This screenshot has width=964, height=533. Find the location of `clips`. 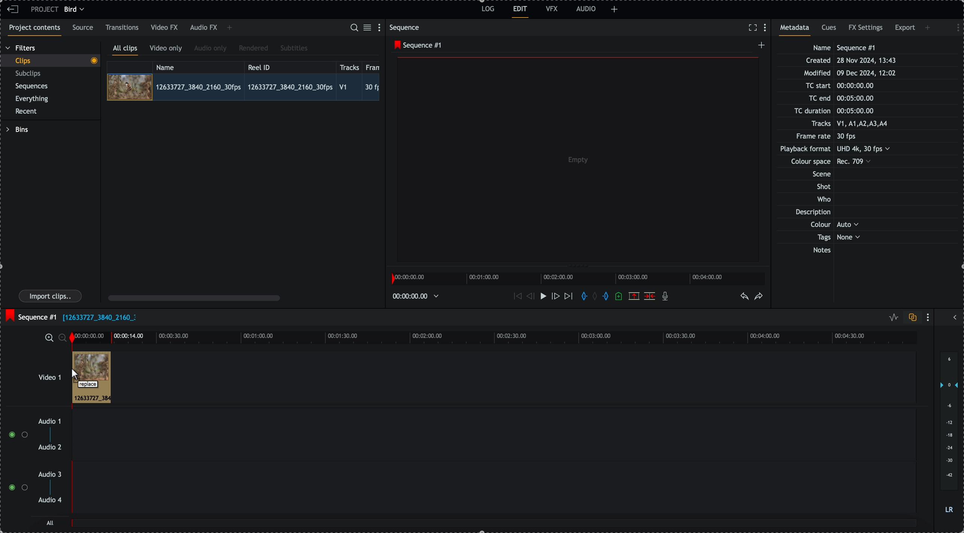

clips is located at coordinates (50, 61).